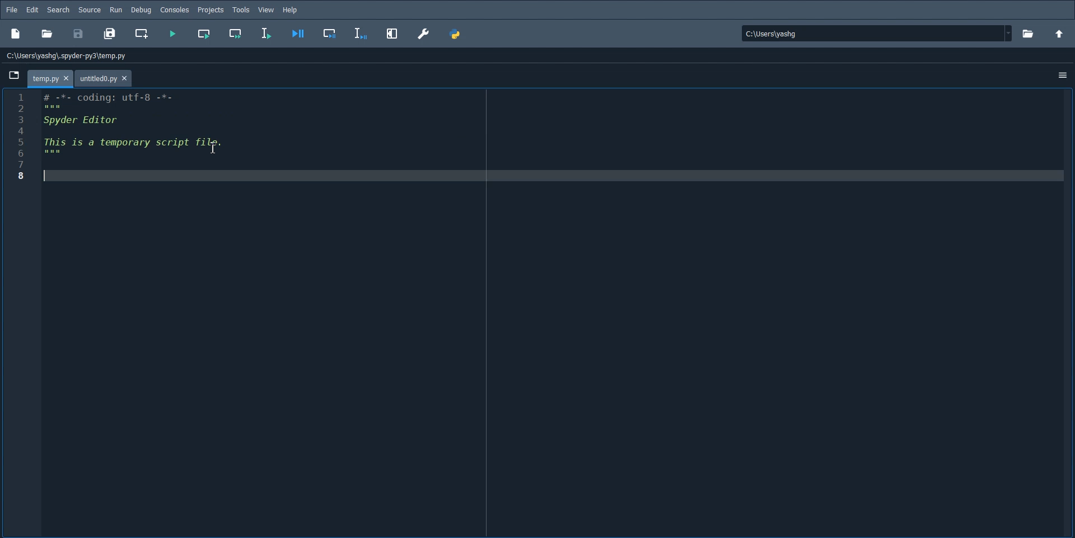  What do you see at coordinates (213, 148) in the screenshot?
I see `Text Cursor` at bounding box center [213, 148].